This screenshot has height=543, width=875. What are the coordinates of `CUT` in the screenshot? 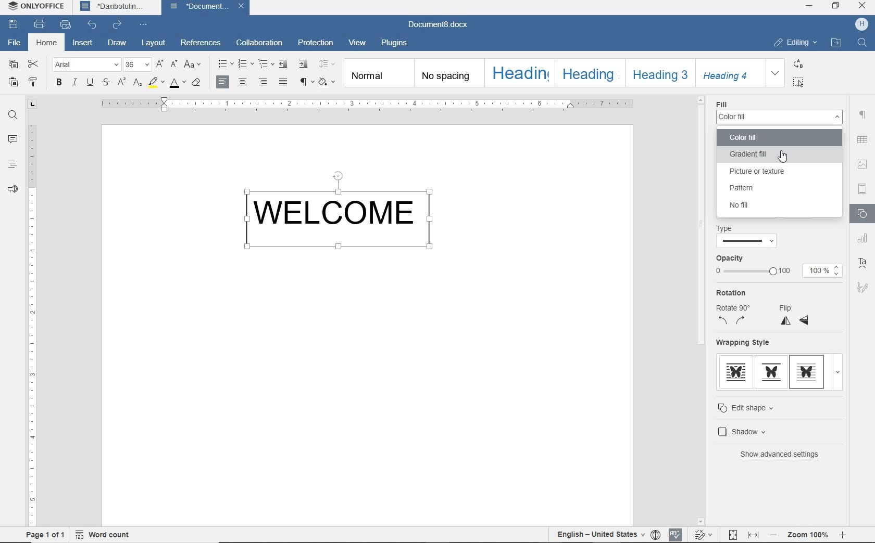 It's located at (34, 64).